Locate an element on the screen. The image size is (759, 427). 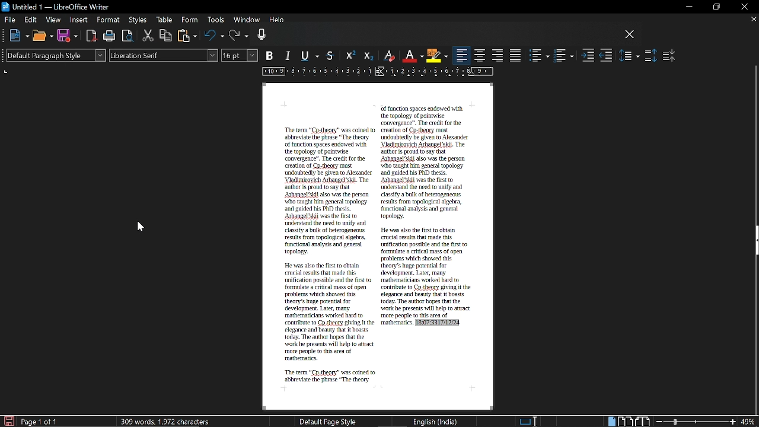
Insert is located at coordinates (79, 20).